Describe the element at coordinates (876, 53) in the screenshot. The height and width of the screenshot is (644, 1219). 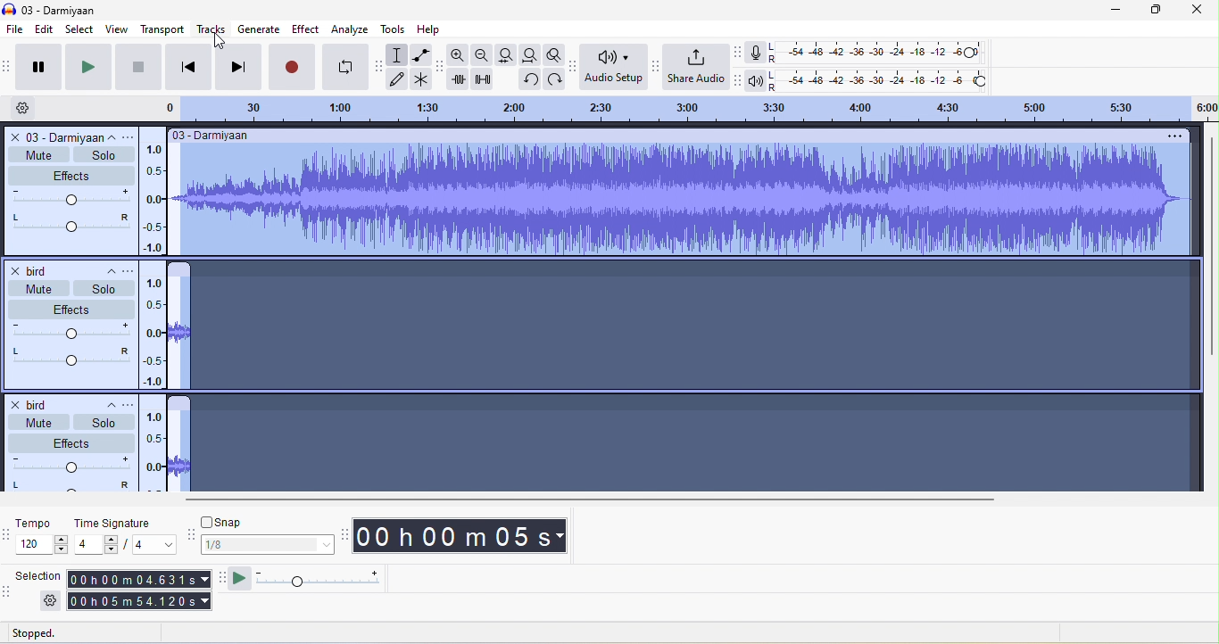
I see `recording level` at that location.